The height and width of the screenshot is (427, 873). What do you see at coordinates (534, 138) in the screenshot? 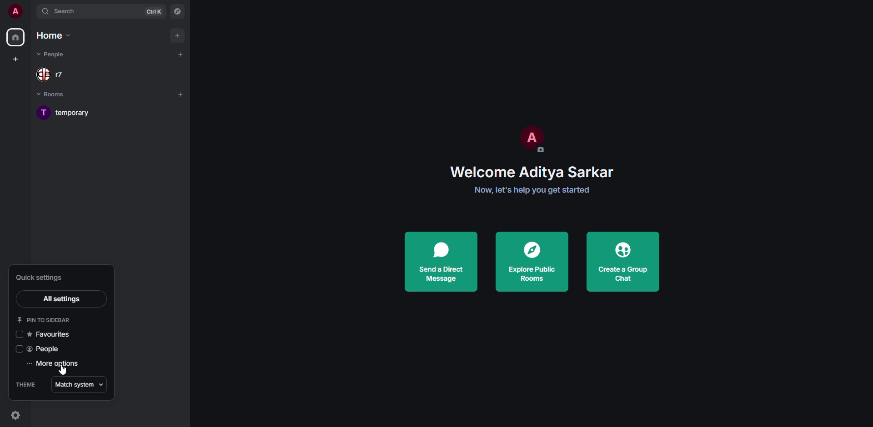
I see `profile pic` at bounding box center [534, 138].